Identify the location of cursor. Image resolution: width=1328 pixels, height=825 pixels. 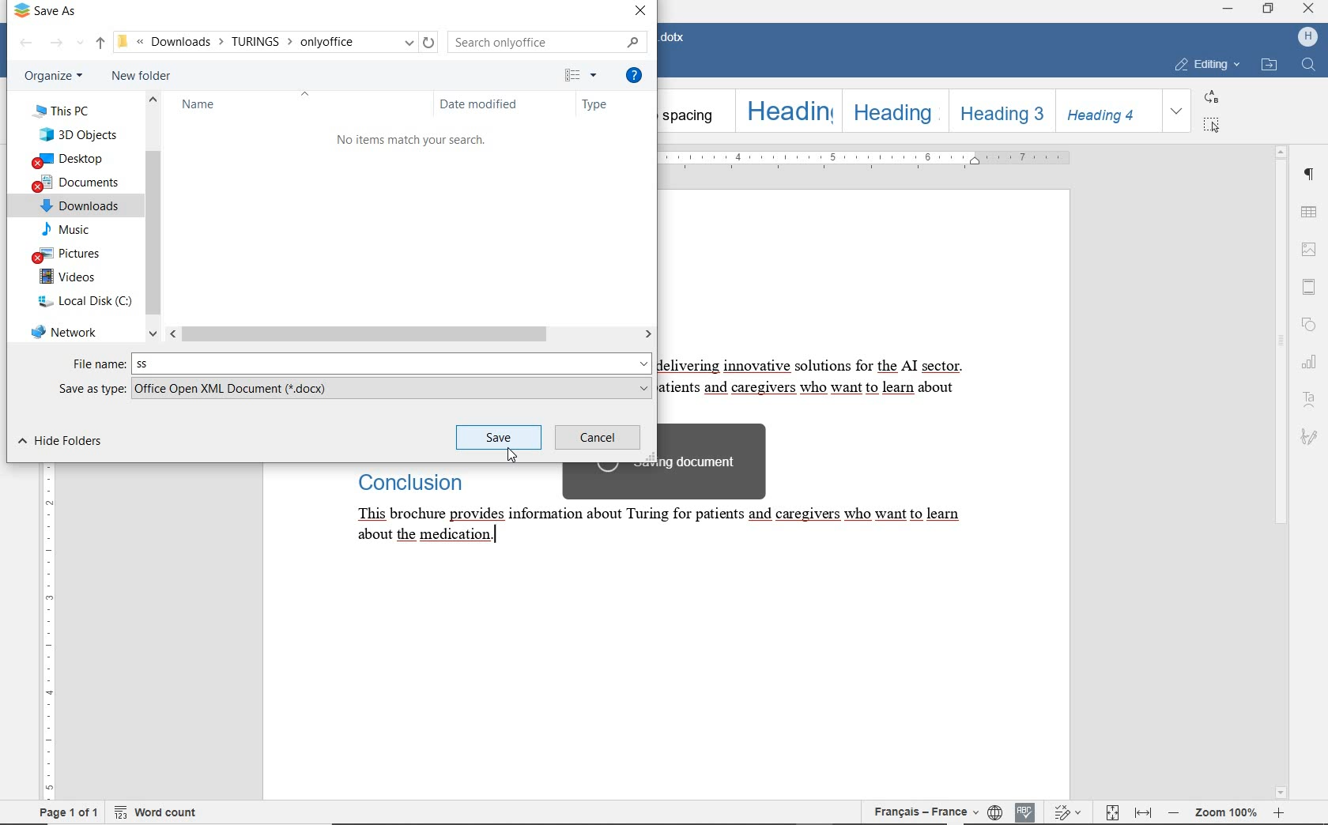
(513, 456).